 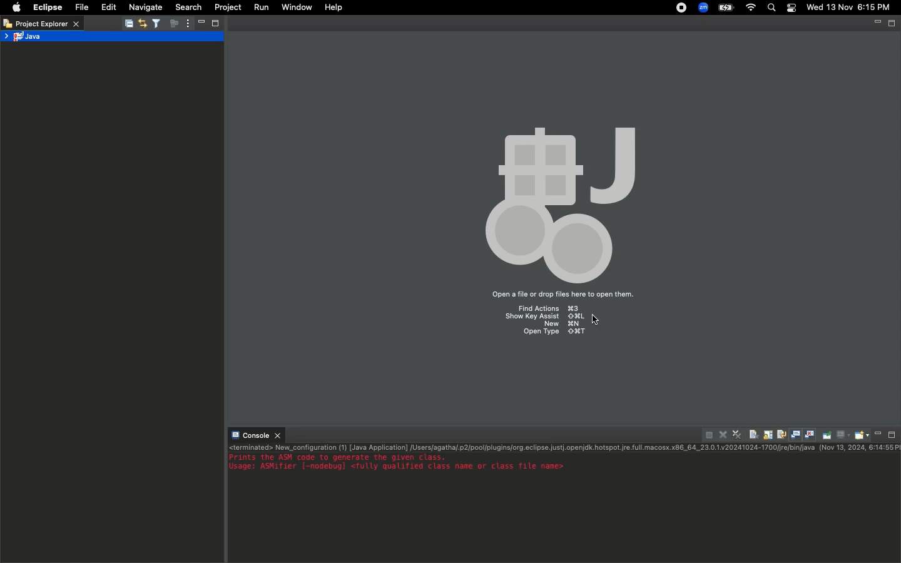 I want to click on Apple logo, so click(x=15, y=8).